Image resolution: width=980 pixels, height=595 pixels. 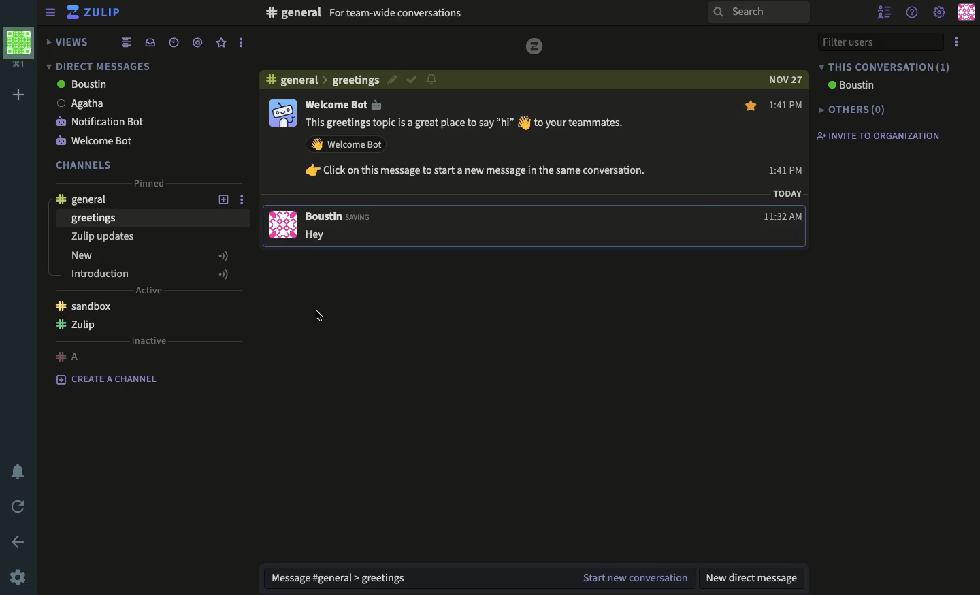 I want to click on settings, so click(x=18, y=578).